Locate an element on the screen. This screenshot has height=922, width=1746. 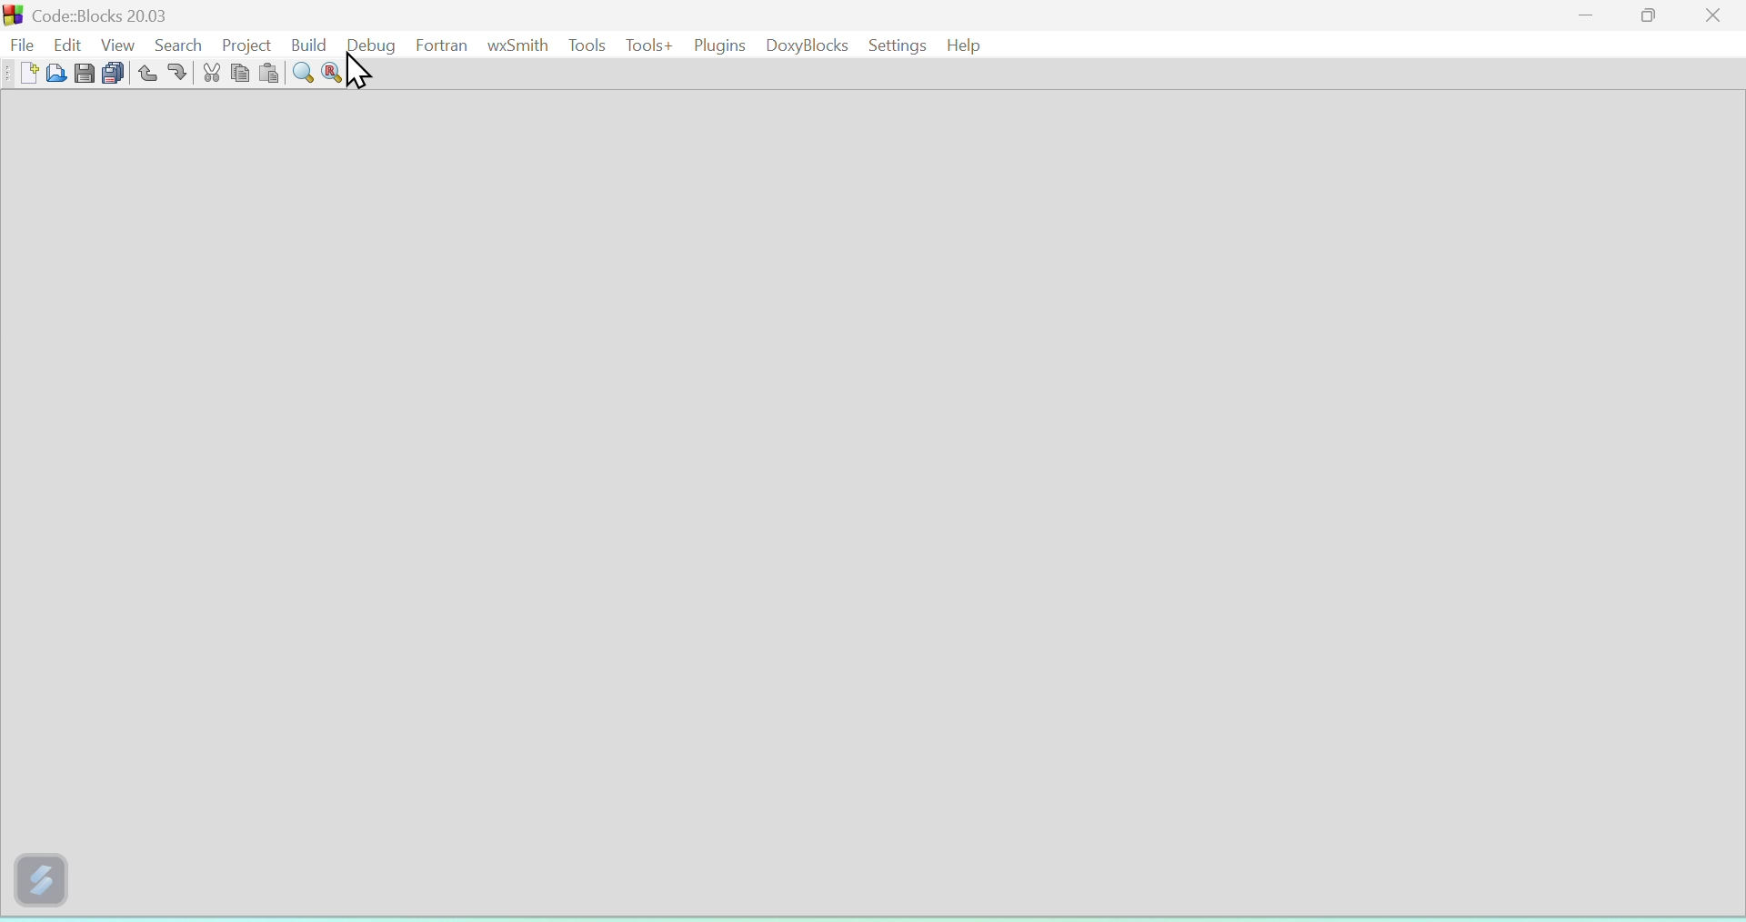
close is located at coordinates (1715, 15).